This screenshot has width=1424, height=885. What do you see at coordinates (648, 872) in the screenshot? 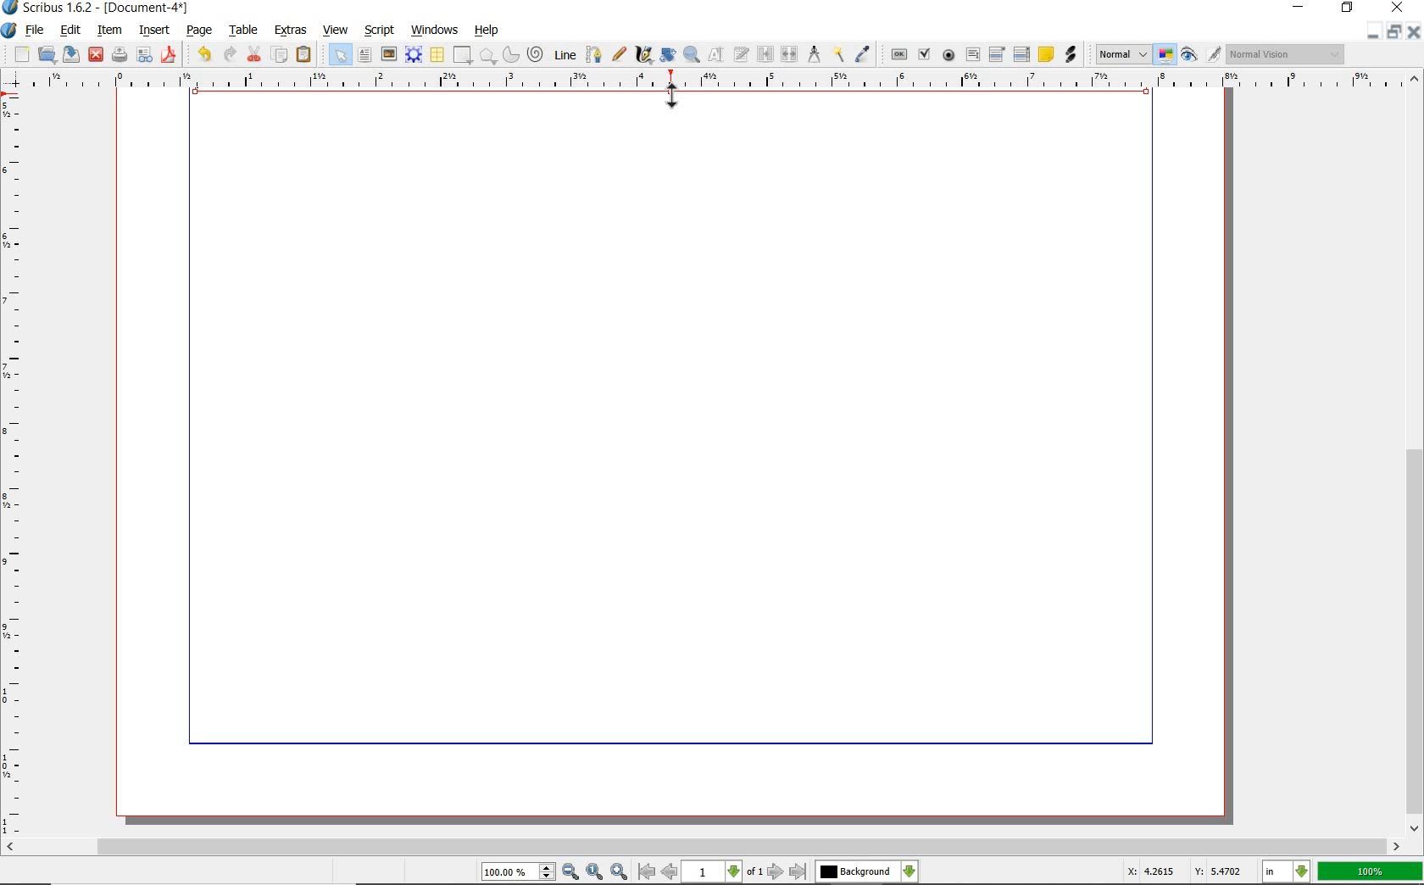
I see `go to first page` at bounding box center [648, 872].